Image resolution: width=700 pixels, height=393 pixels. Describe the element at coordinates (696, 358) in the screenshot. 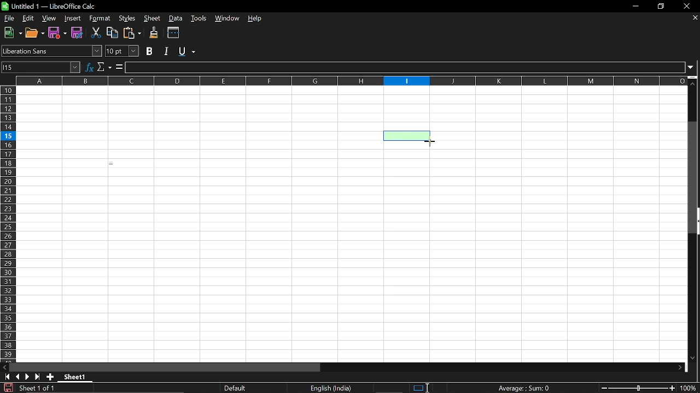

I see `Move down` at that location.